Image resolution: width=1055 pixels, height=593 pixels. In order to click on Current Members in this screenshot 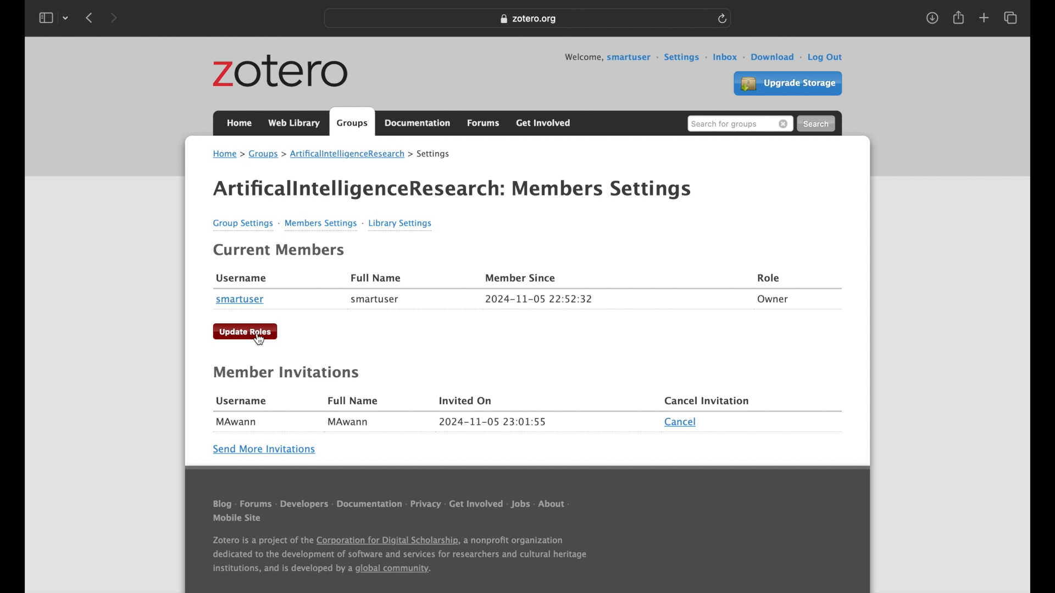, I will do `click(297, 250)`.